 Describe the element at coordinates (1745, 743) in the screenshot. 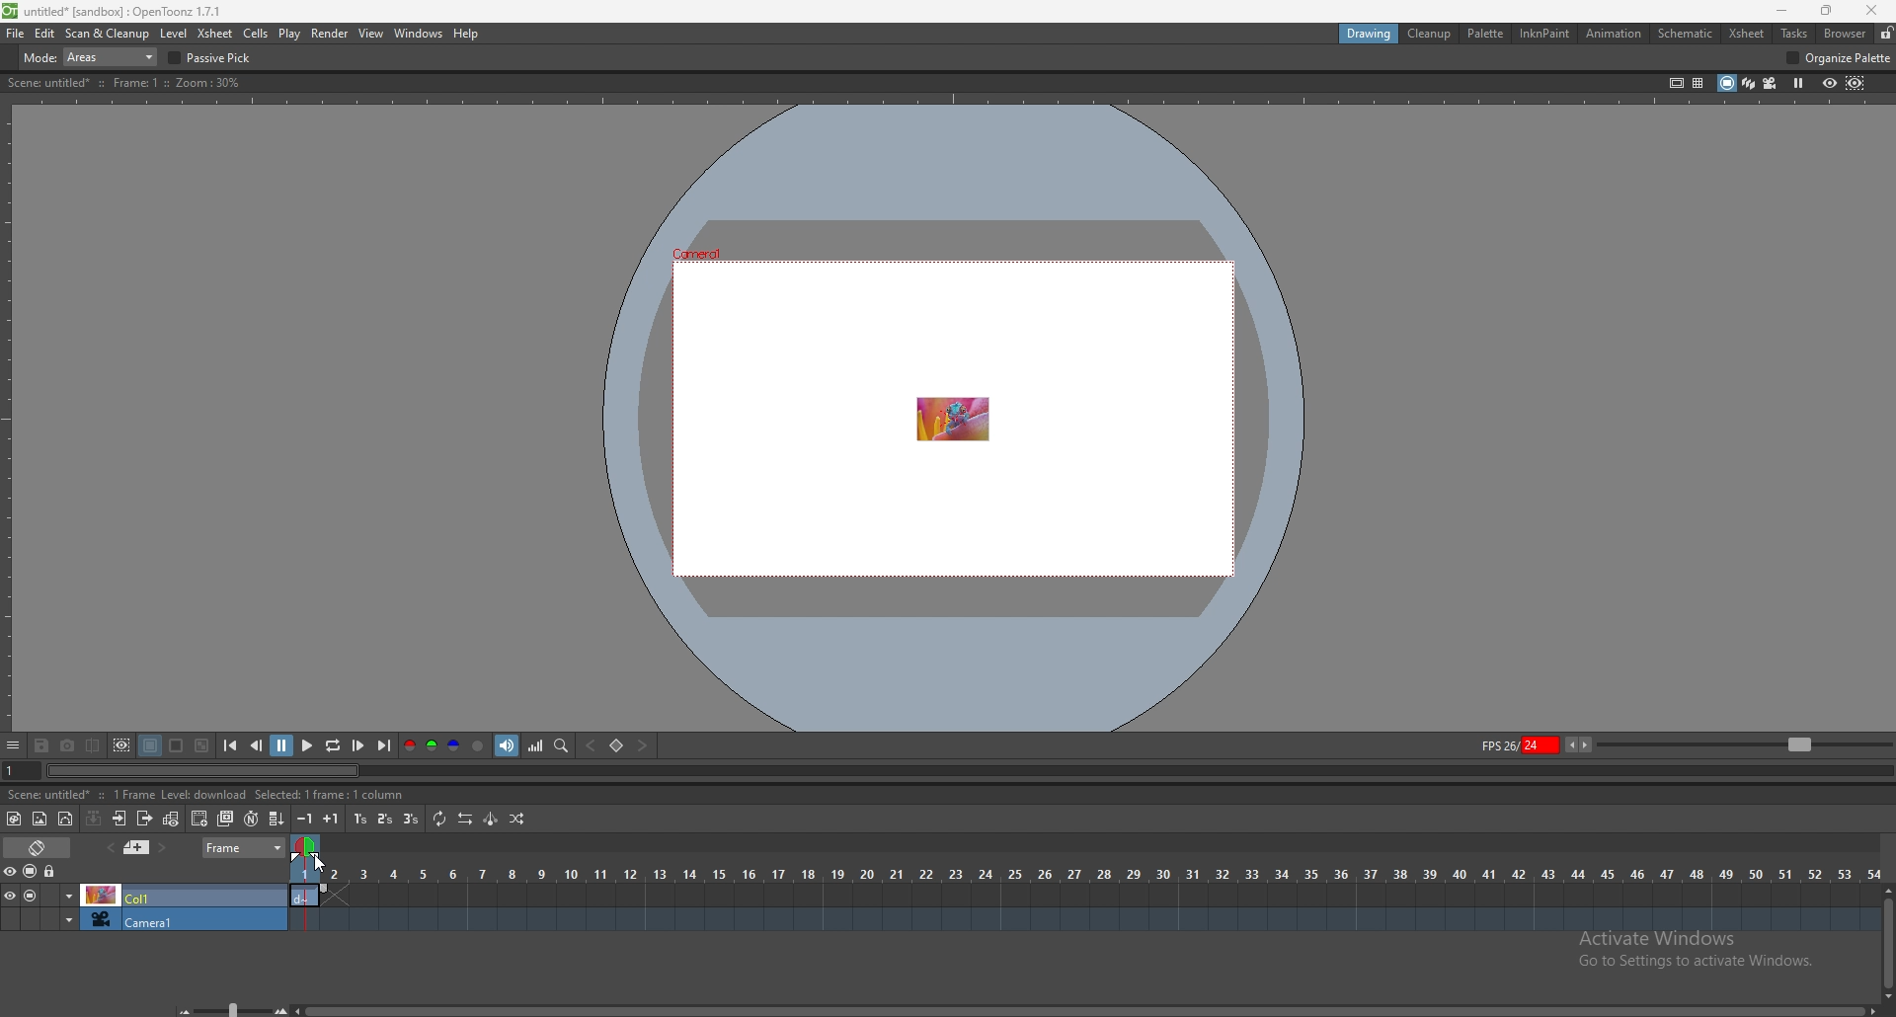

I see `zoom` at that location.